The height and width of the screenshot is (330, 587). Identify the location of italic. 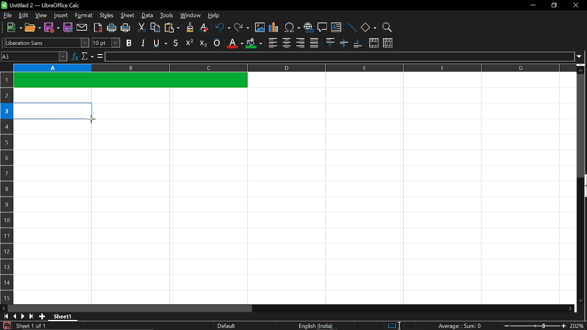
(143, 43).